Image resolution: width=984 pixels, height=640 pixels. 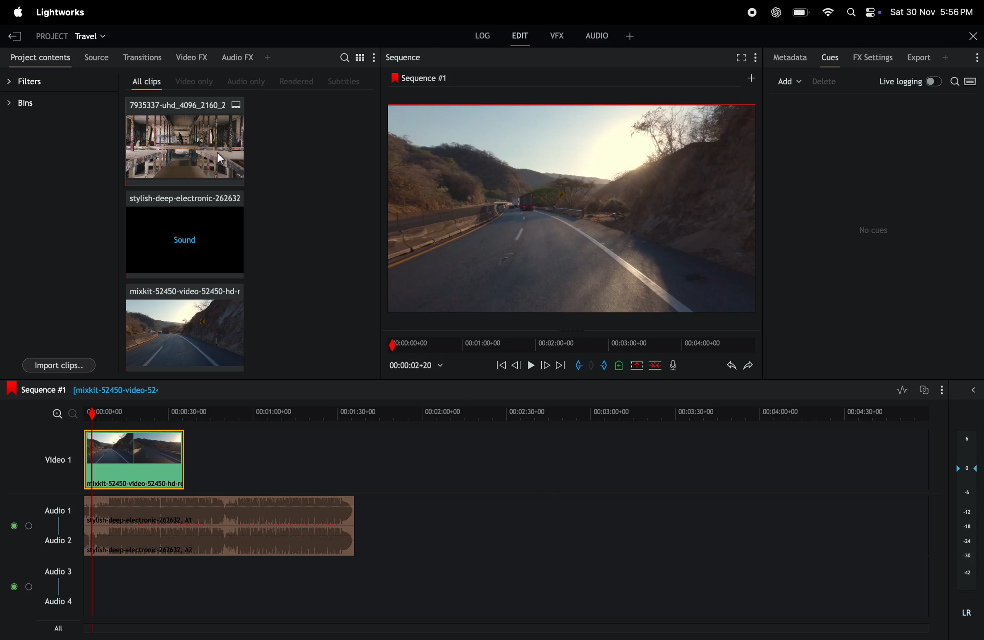 I want to click on log, so click(x=477, y=36).